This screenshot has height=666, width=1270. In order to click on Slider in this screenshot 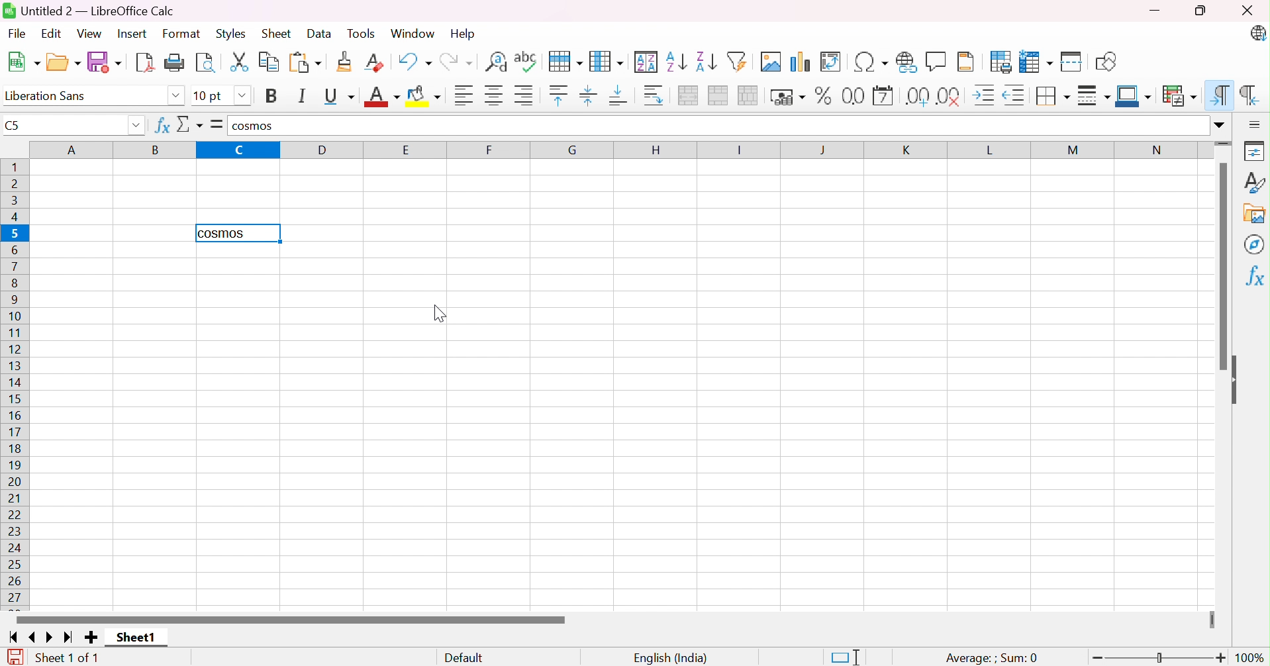, I will do `click(1225, 143)`.